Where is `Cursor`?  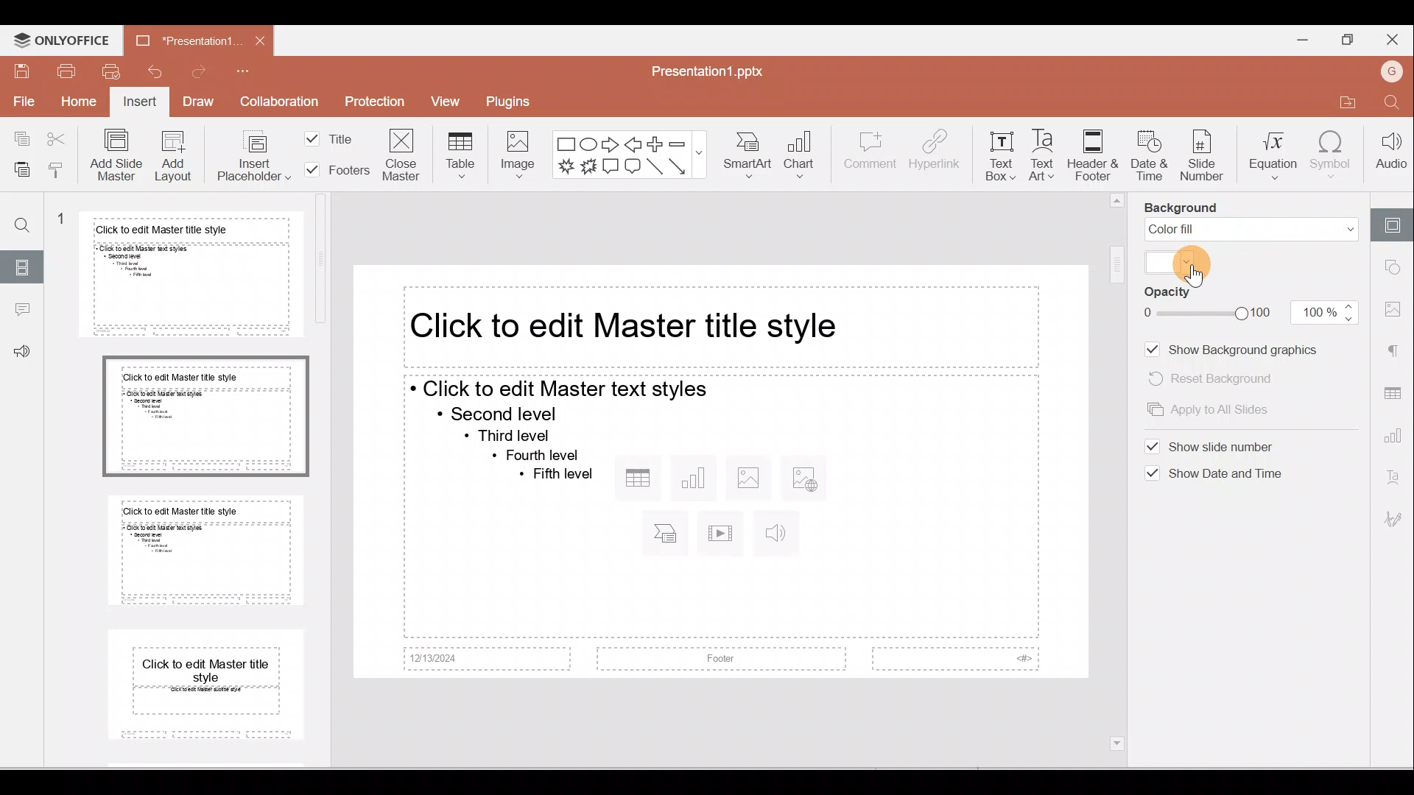 Cursor is located at coordinates (1195, 275).